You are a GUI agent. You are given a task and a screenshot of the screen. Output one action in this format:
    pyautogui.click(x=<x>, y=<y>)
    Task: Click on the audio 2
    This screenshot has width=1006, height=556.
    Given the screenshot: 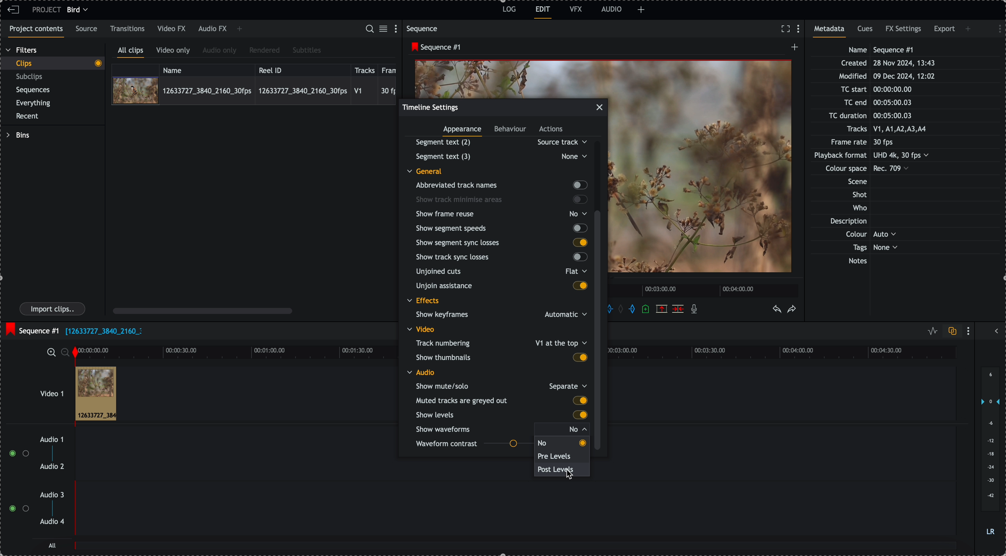 What is the action you would take?
    pyautogui.click(x=51, y=467)
    